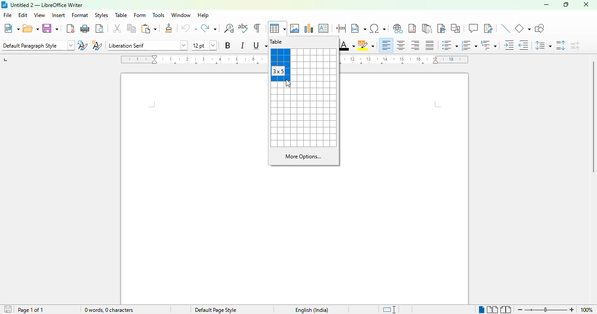  Describe the element at coordinates (489, 28) in the screenshot. I see `show track changes functions` at that location.